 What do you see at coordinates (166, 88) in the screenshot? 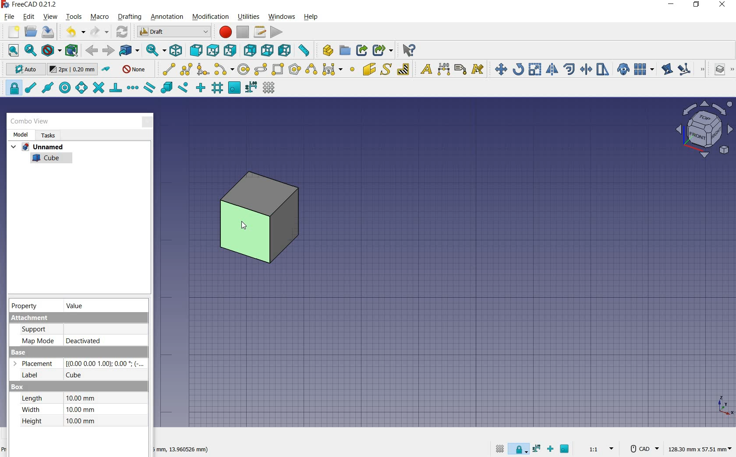
I see `snap special` at bounding box center [166, 88].